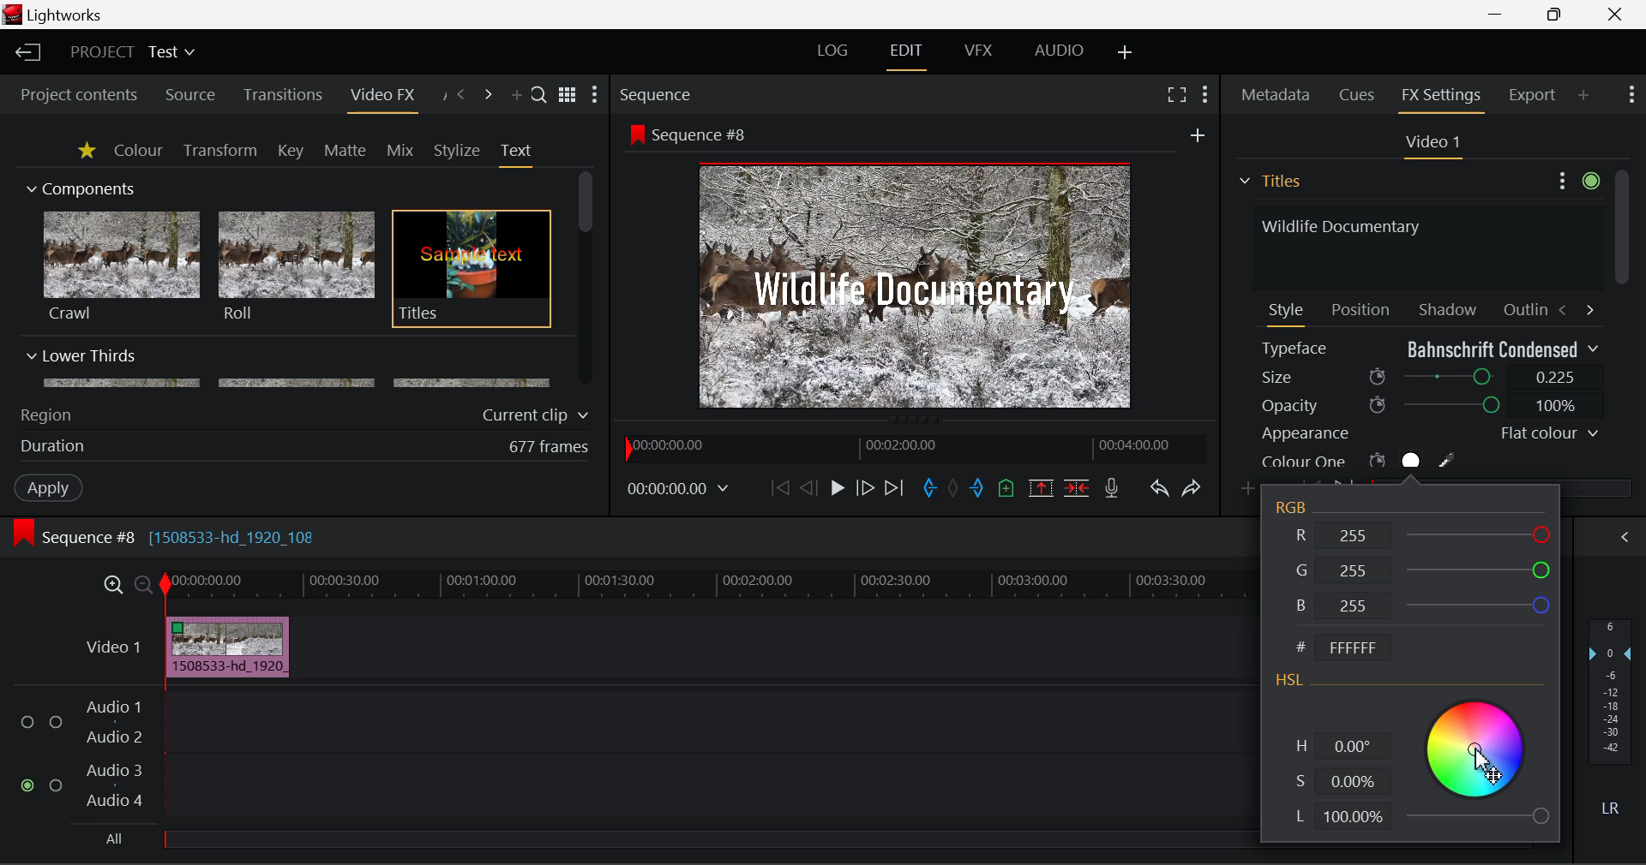 The width and height of the screenshot is (1646, 865). Describe the element at coordinates (88, 152) in the screenshot. I see `Favorites` at that location.